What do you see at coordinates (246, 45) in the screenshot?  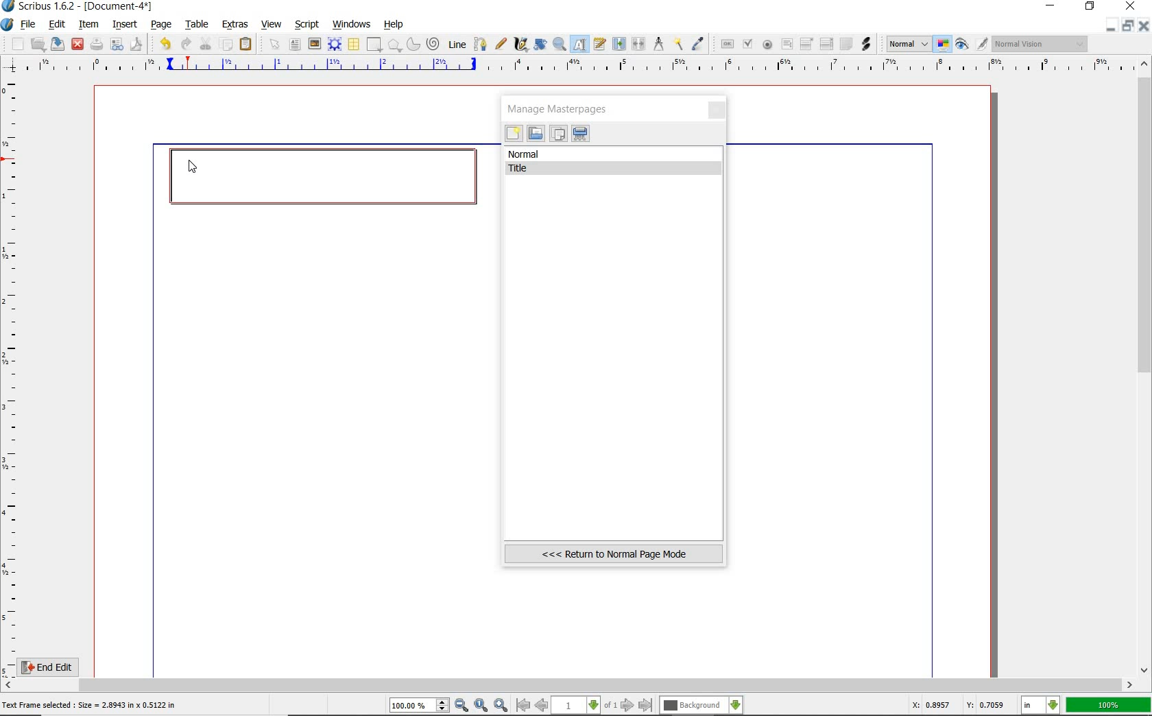 I see `paste` at bounding box center [246, 45].